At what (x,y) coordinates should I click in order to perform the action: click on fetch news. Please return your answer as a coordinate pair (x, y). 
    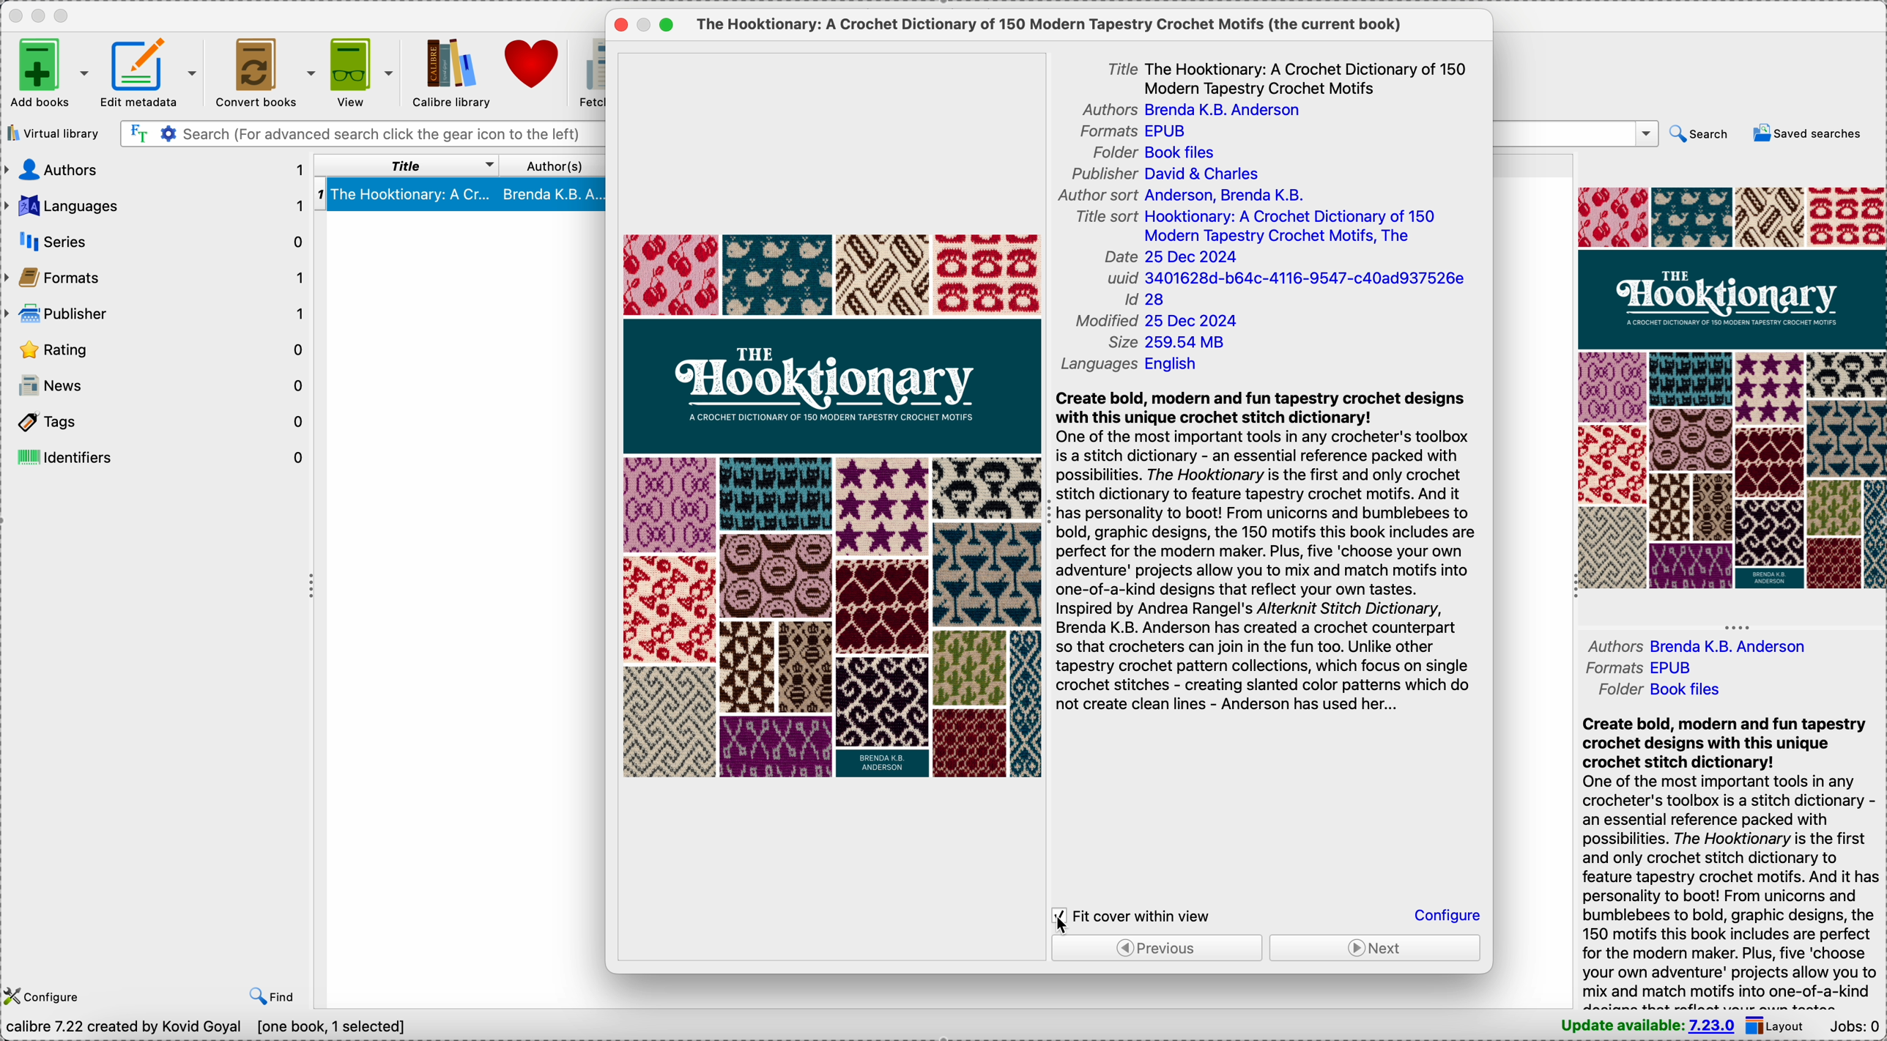
    Looking at the image, I should click on (587, 72).